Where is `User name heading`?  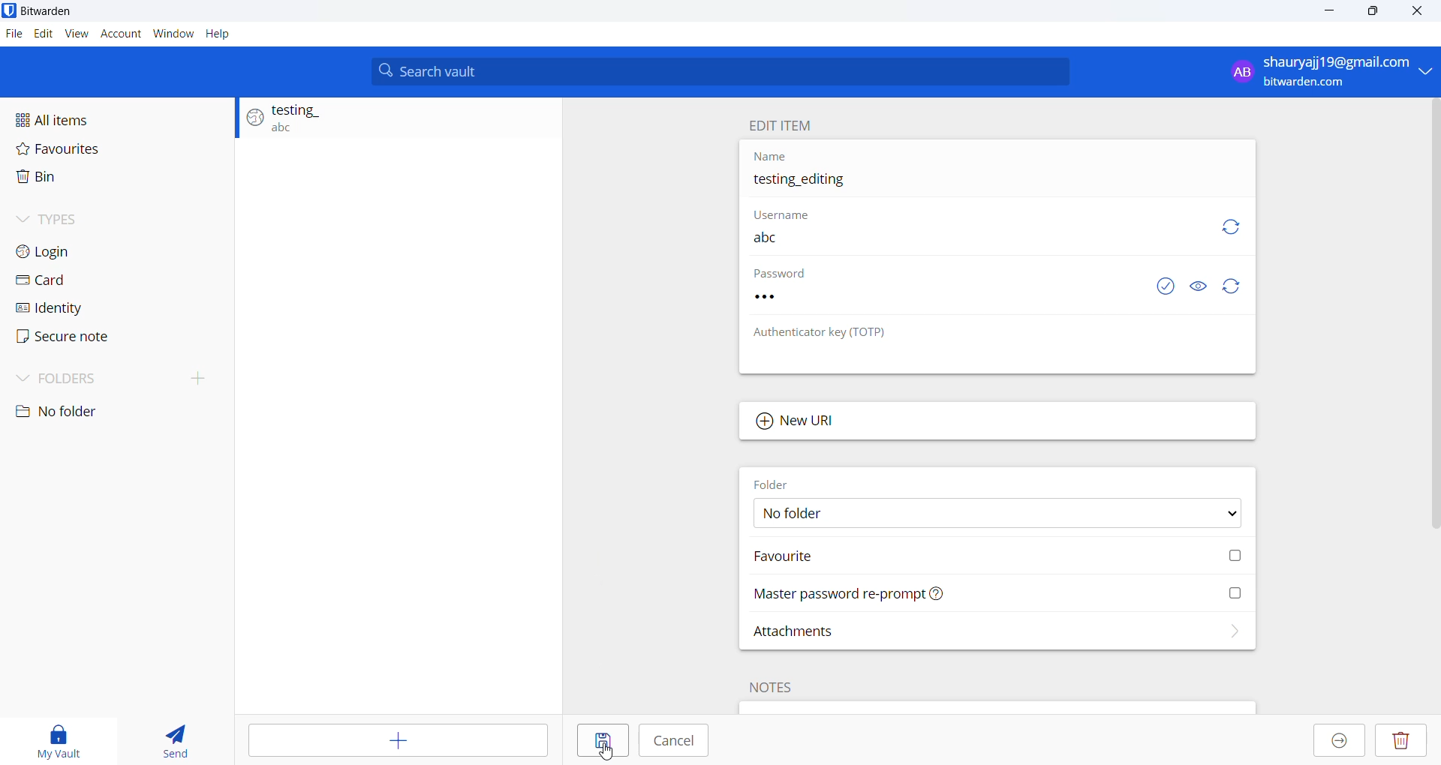 User name heading is located at coordinates (776, 216).